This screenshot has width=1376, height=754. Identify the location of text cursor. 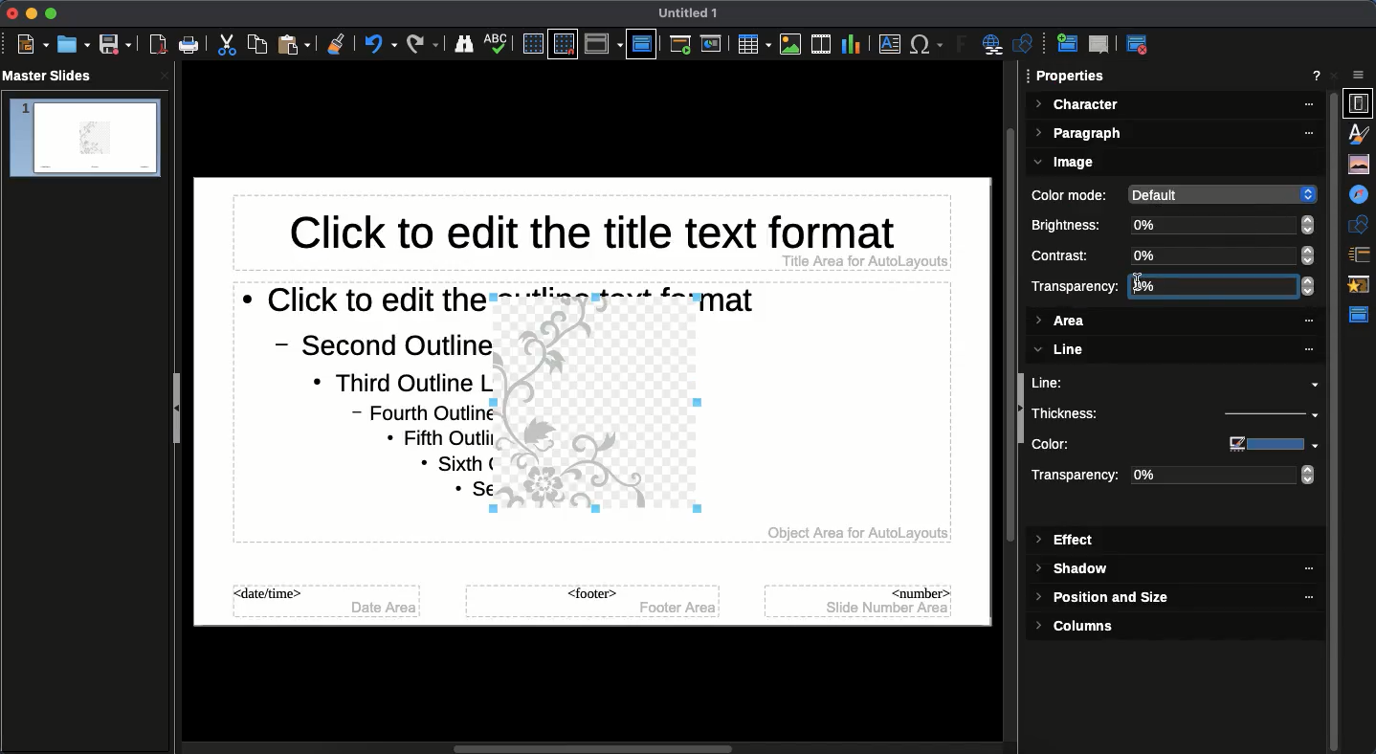
(1143, 290).